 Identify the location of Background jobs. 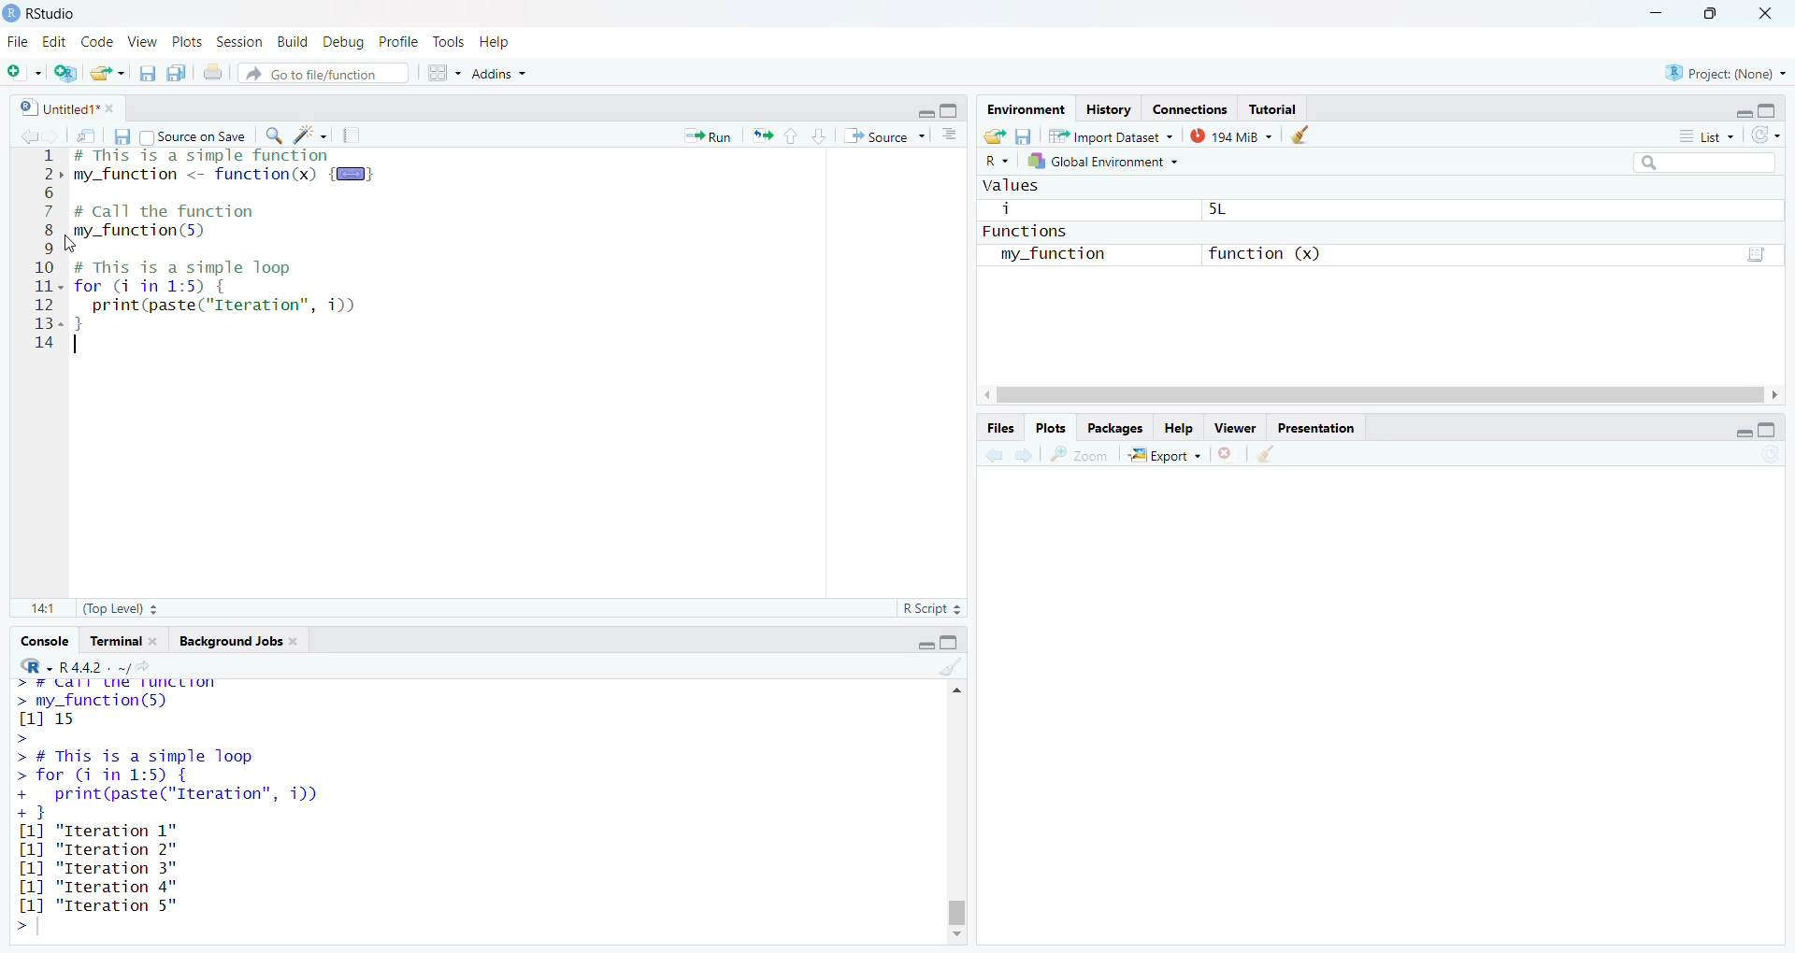
(230, 641).